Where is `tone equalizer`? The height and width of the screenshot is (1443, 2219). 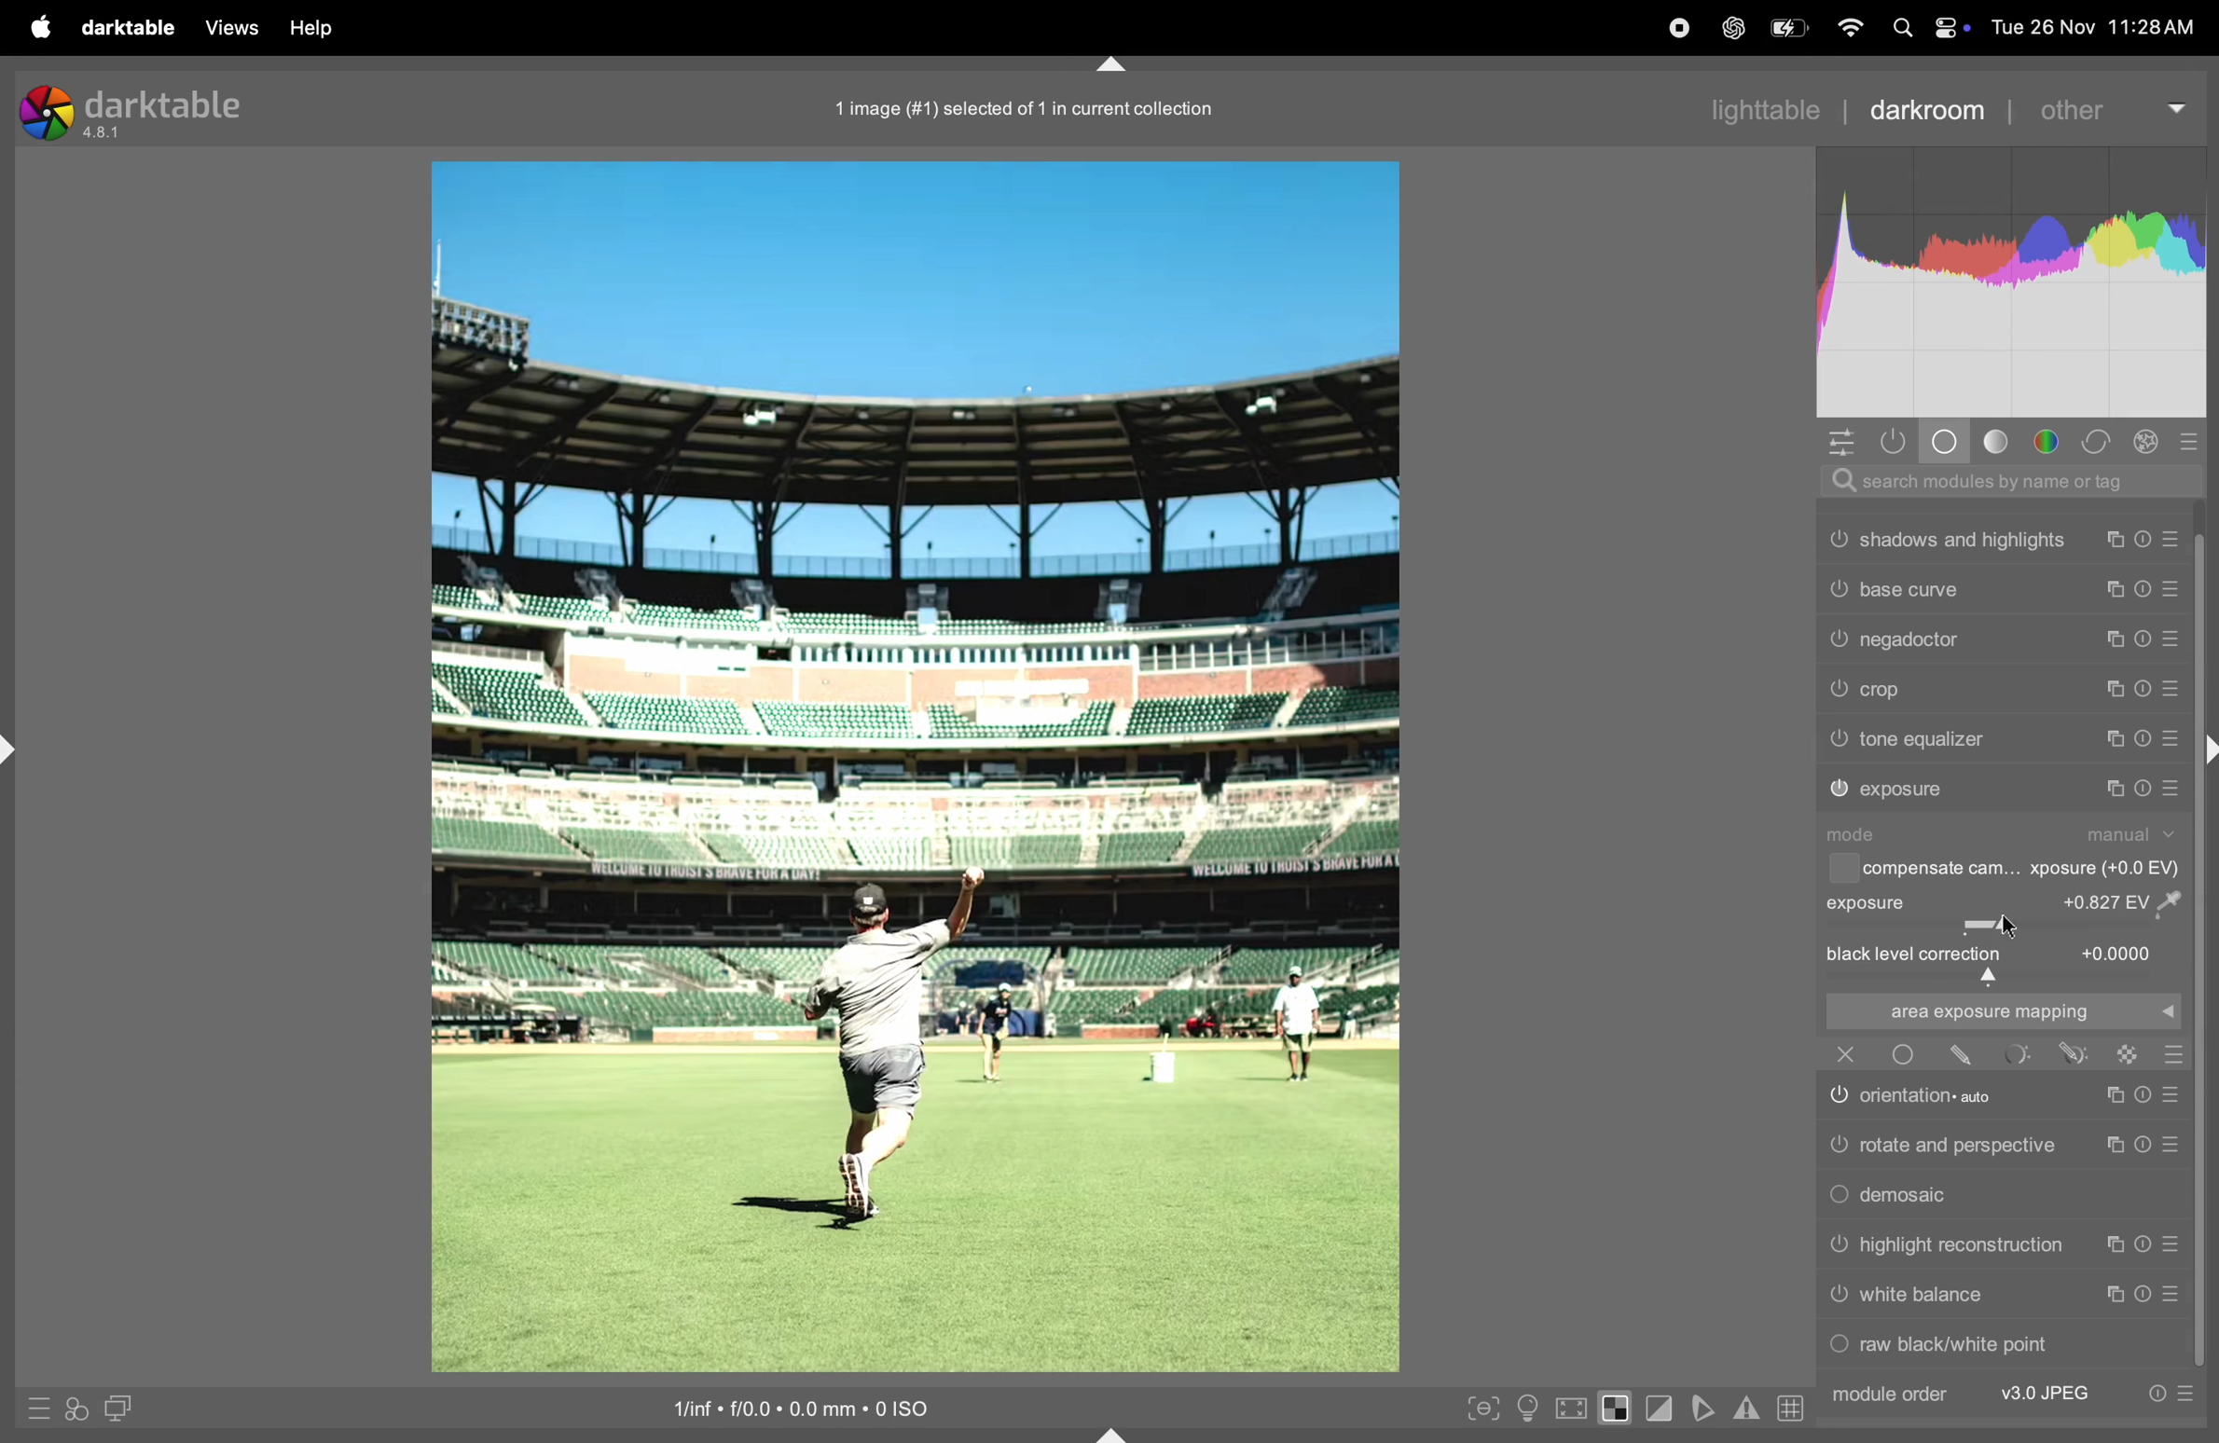 tone equalizer is located at coordinates (1924, 739).